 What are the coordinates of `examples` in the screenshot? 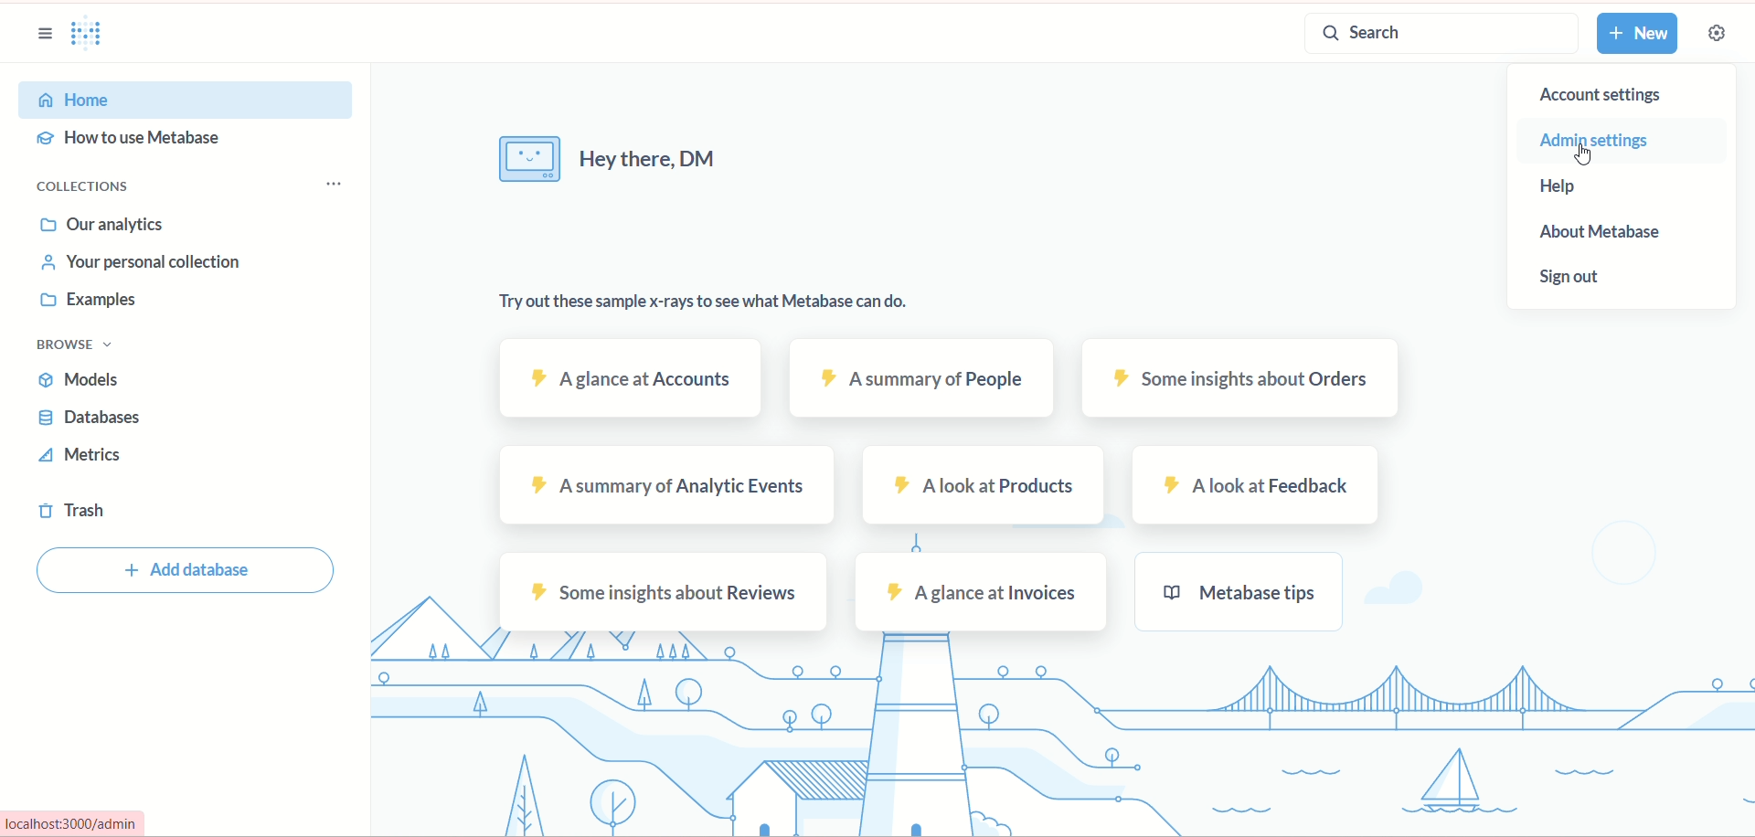 It's located at (95, 298).